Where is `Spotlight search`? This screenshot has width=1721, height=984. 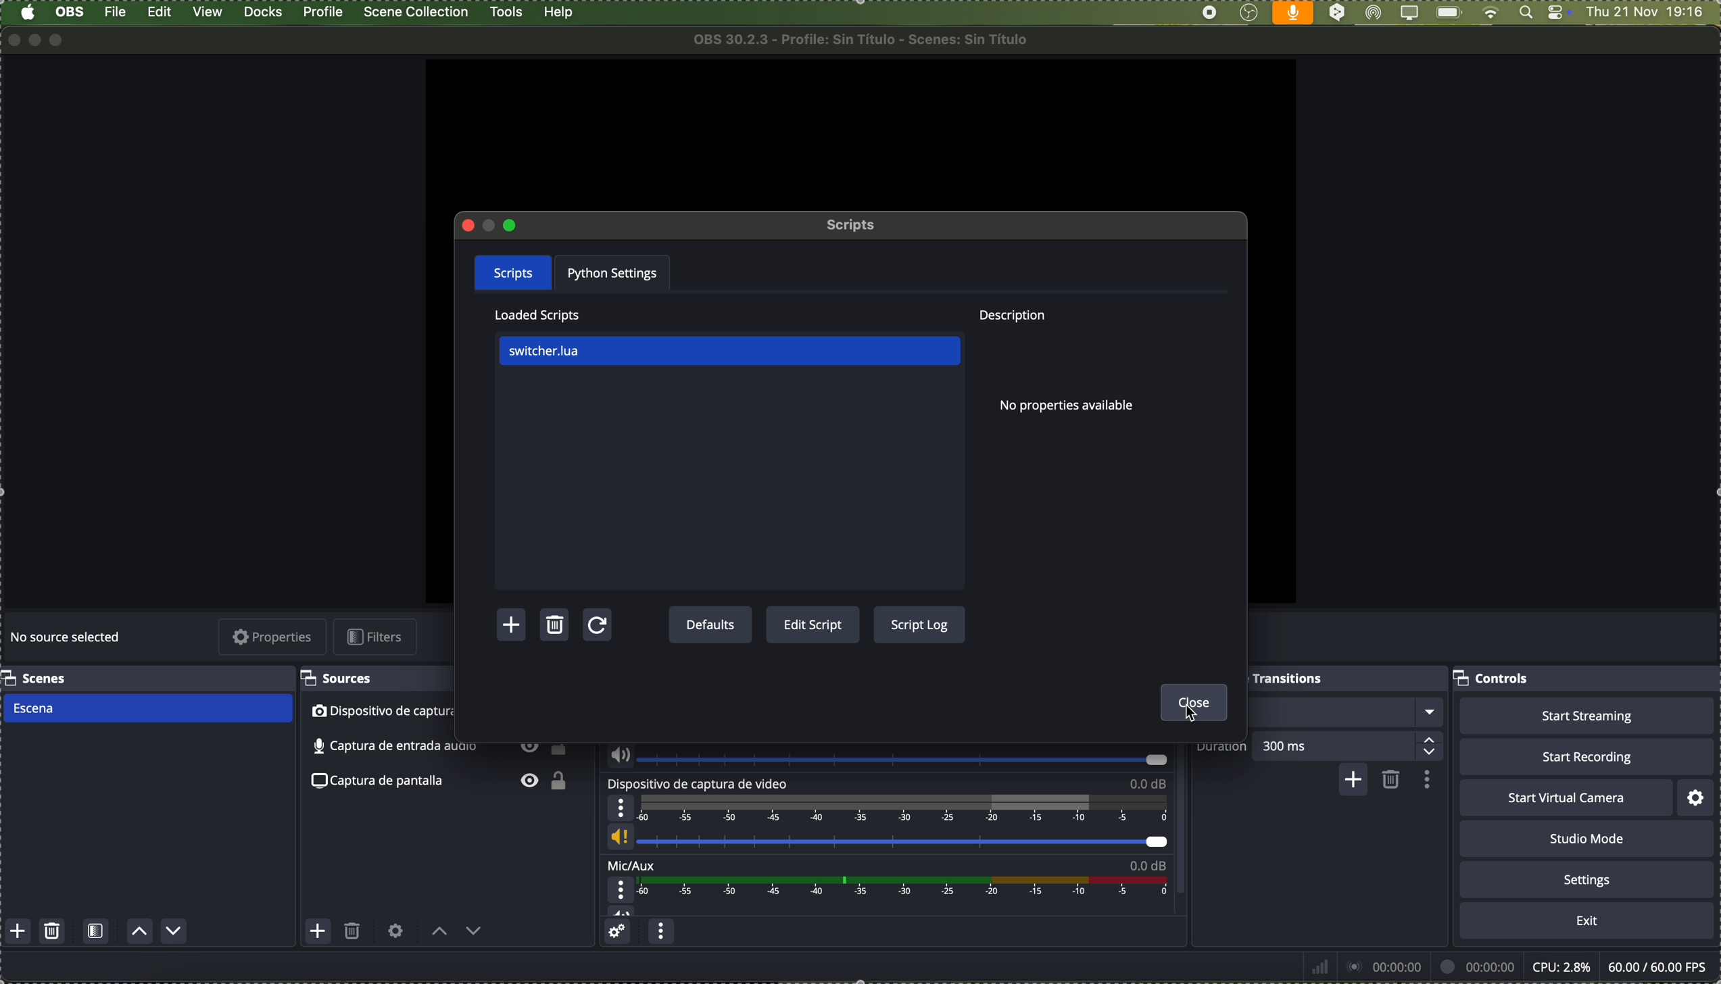
Spotlight search is located at coordinates (1524, 13).